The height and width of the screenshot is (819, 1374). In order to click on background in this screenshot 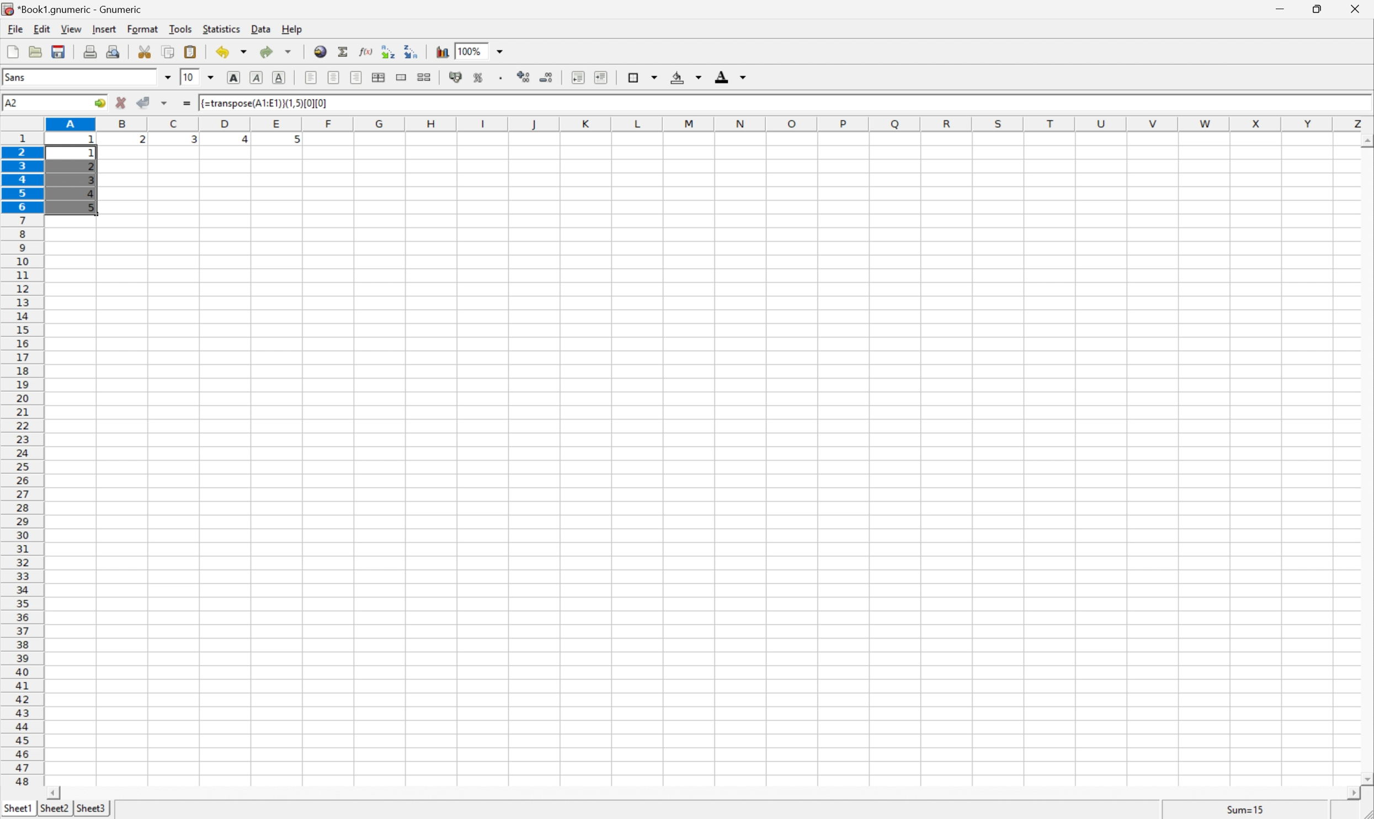, I will do `click(687, 77)`.